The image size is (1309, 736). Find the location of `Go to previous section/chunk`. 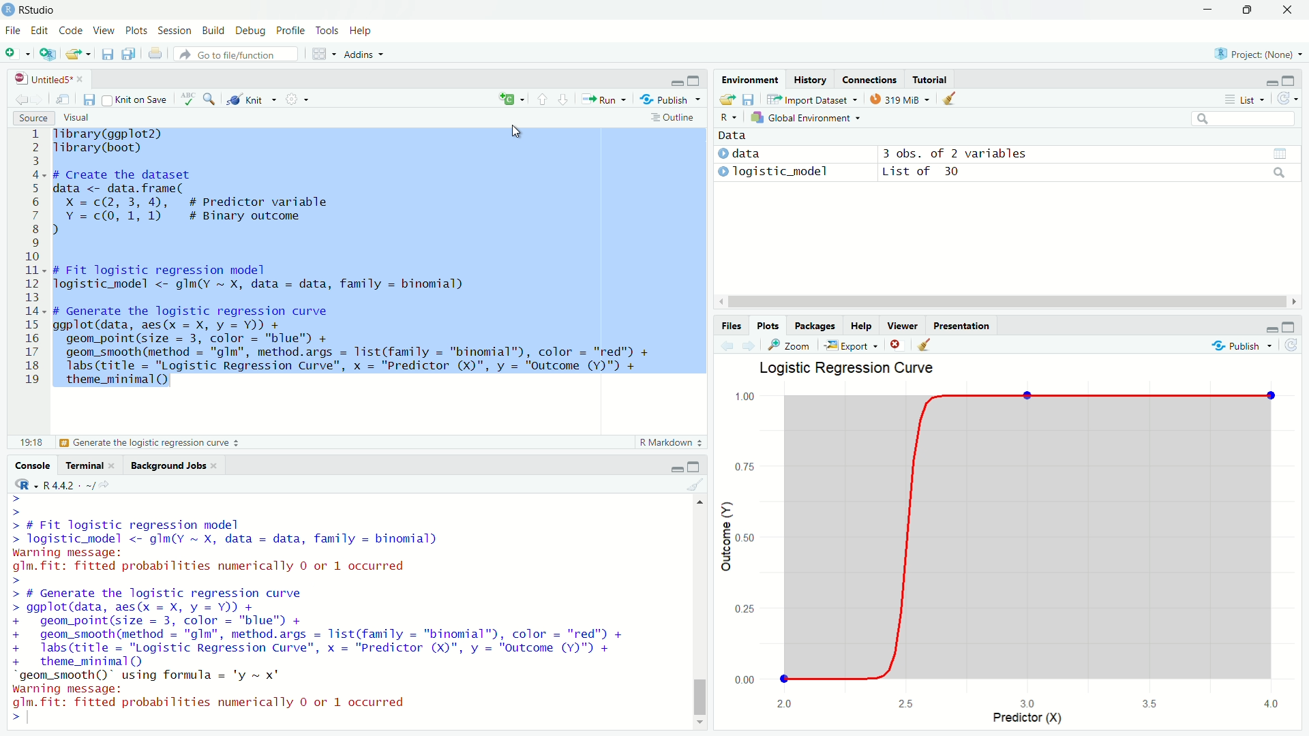

Go to previous section/chunk is located at coordinates (541, 99).